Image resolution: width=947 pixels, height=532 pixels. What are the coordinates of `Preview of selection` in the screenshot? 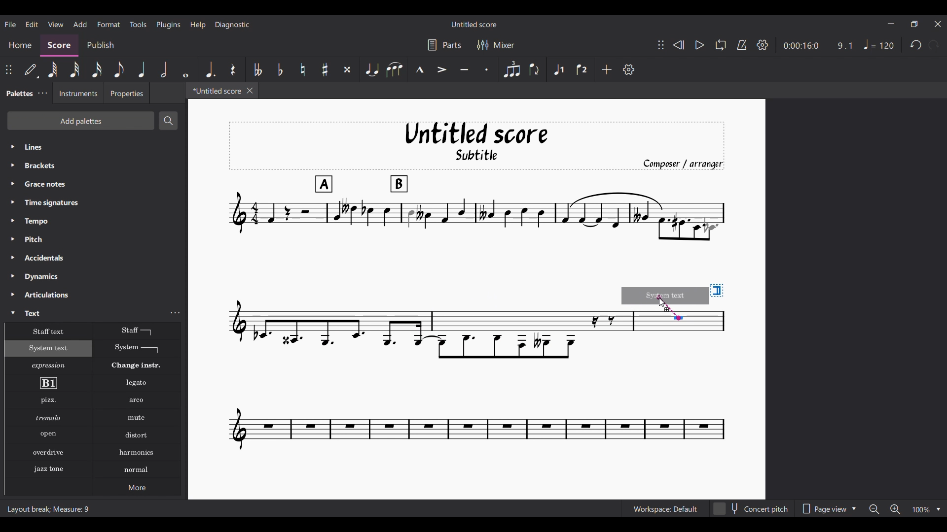 It's located at (665, 296).